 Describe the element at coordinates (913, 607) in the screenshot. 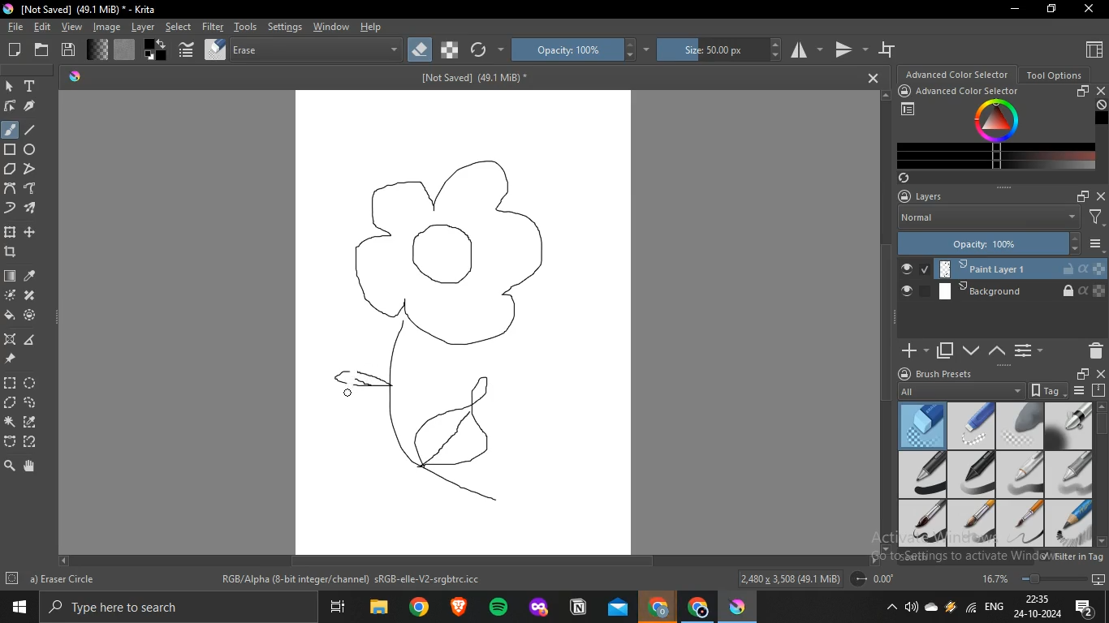

I see `Sound` at that location.